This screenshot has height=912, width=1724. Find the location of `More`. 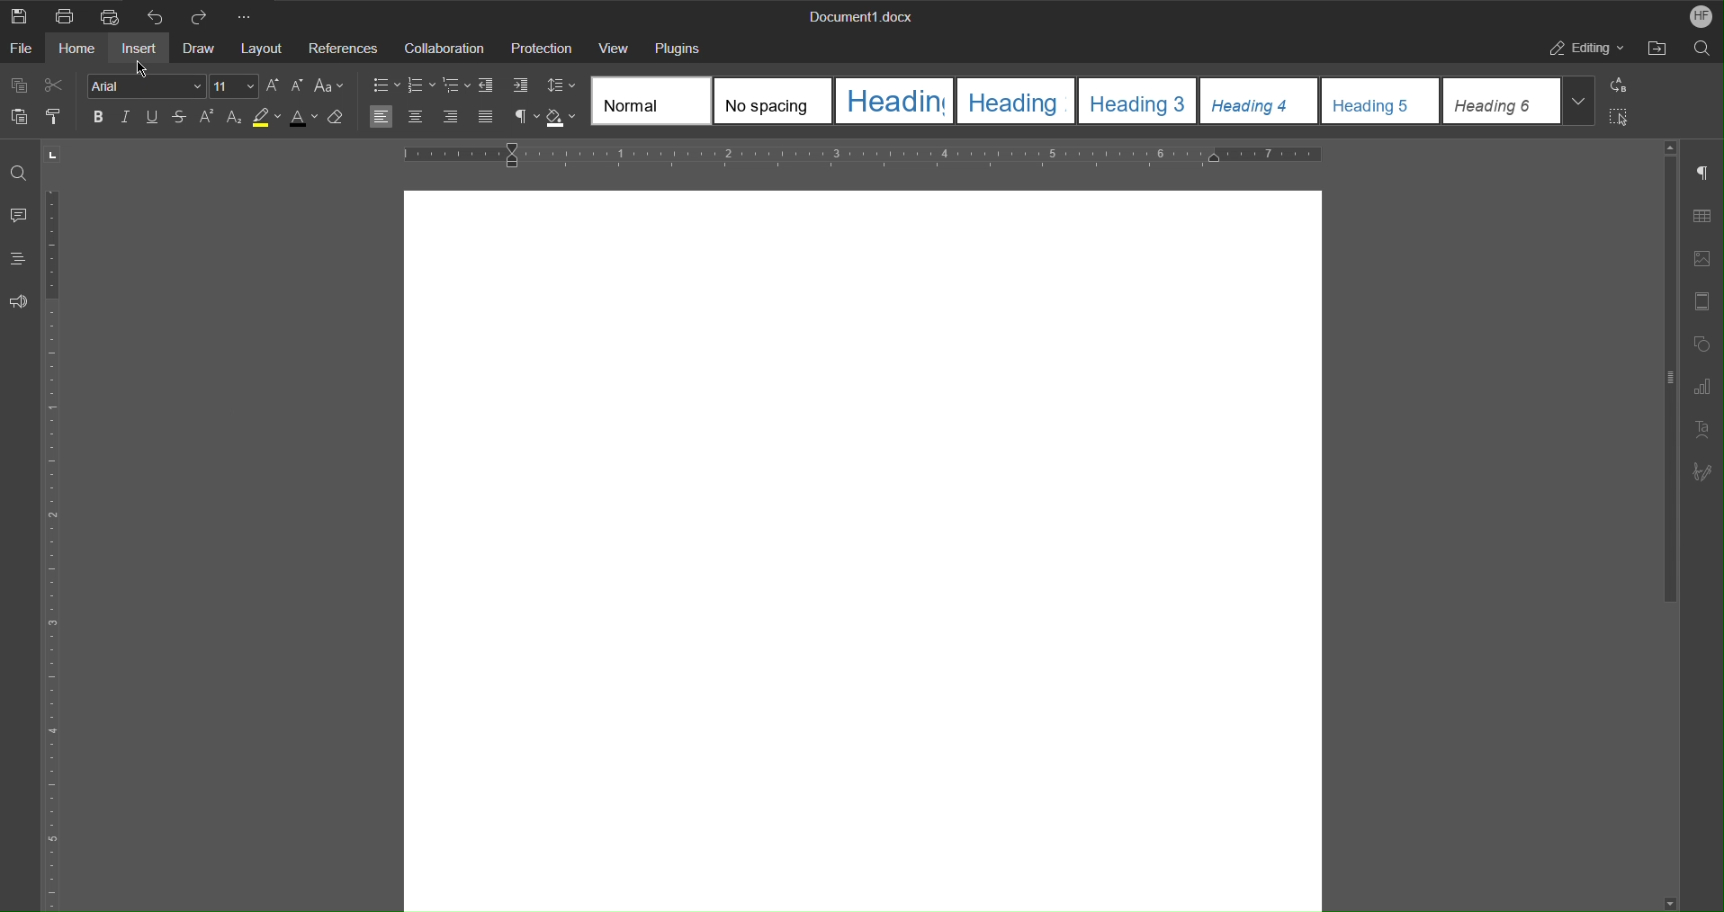

More is located at coordinates (247, 15).